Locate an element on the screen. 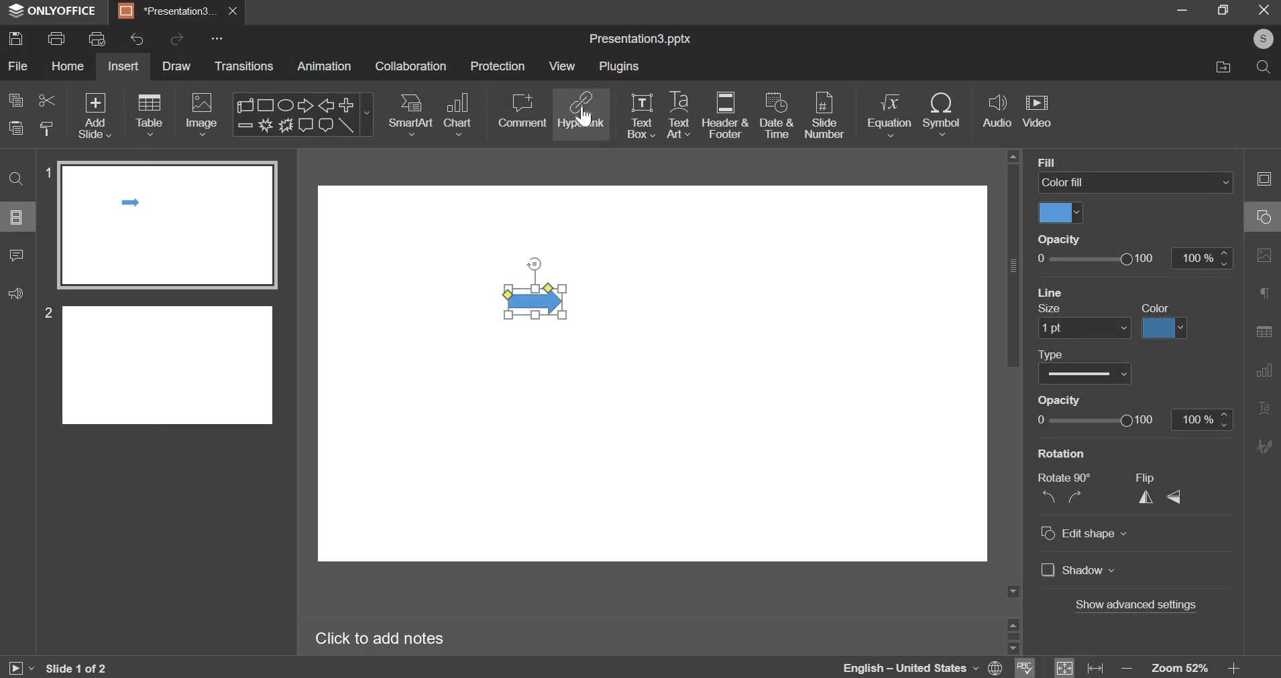 This screenshot has width=1281, height=678. smart art is located at coordinates (412, 115).